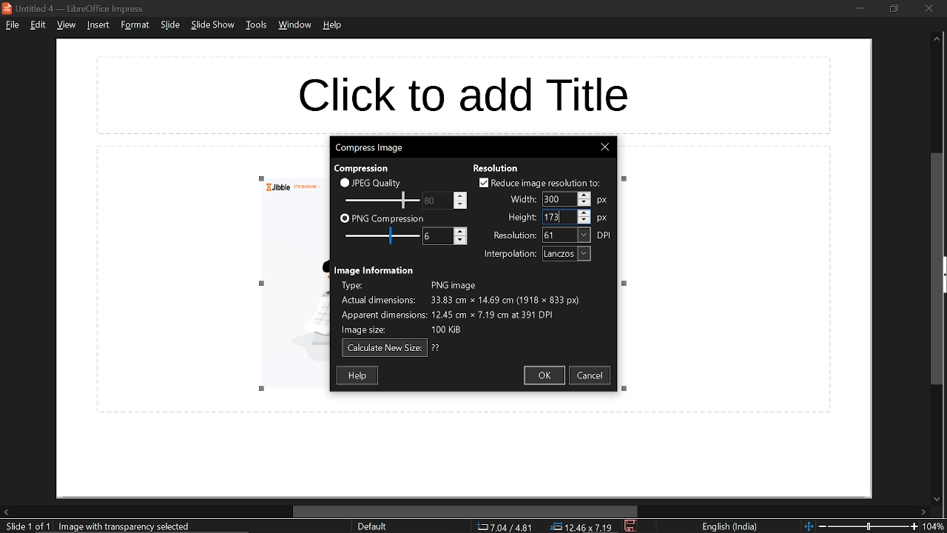  Describe the element at coordinates (135, 25) in the screenshot. I see `format` at that location.